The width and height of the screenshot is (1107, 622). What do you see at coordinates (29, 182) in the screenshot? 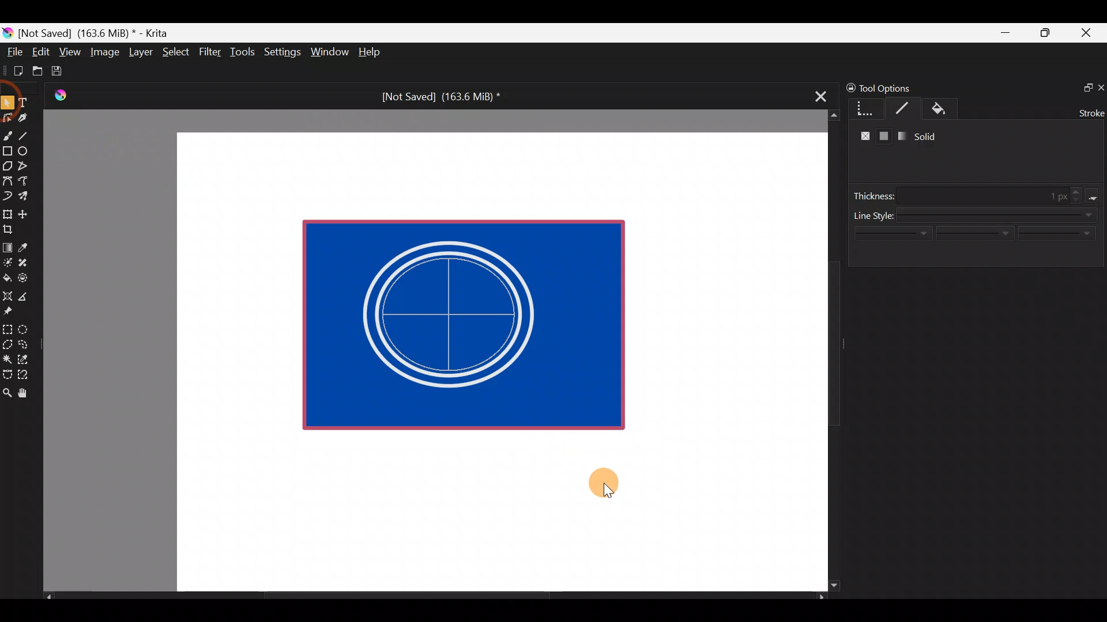
I see `Freehand path tool` at bounding box center [29, 182].